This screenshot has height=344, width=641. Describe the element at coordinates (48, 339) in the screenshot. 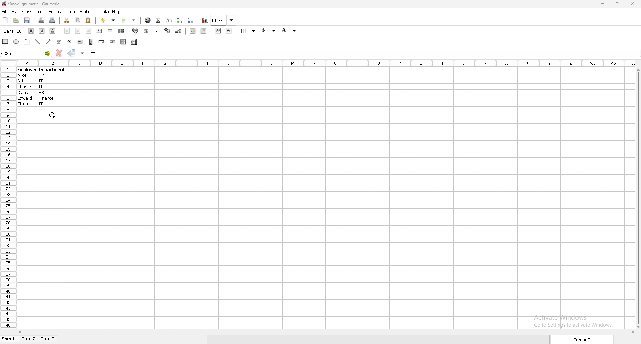

I see `sheet 3` at that location.